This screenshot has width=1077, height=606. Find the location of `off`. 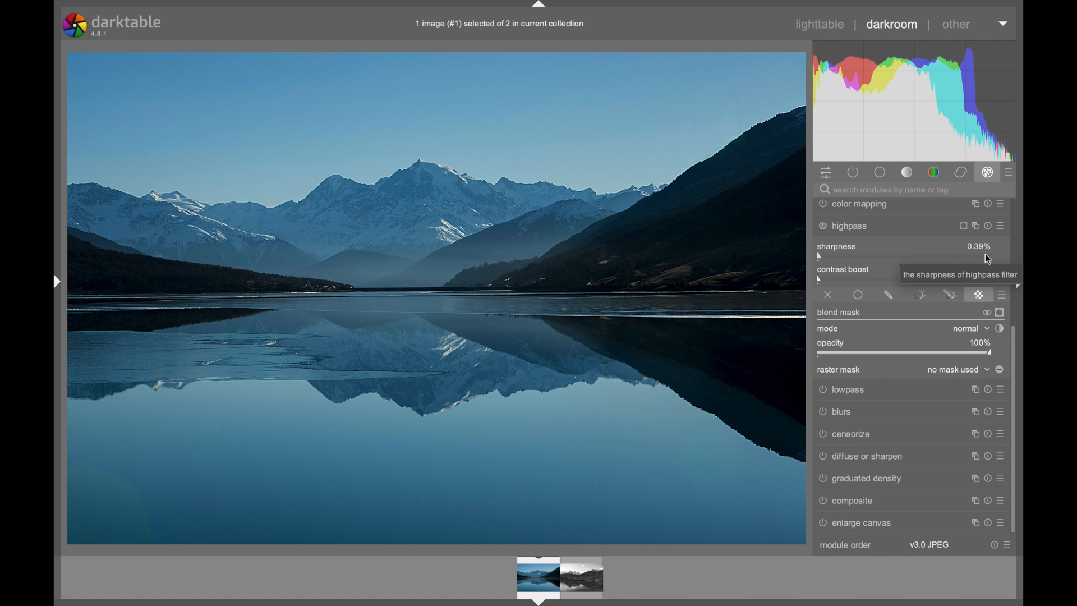

off is located at coordinates (828, 295).